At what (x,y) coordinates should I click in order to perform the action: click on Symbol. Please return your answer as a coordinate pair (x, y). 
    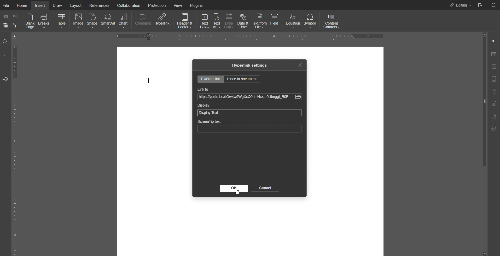
    Looking at the image, I should click on (311, 21).